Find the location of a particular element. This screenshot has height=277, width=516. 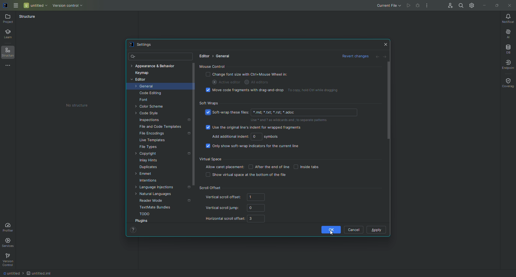

Search is located at coordinates (135, 57).